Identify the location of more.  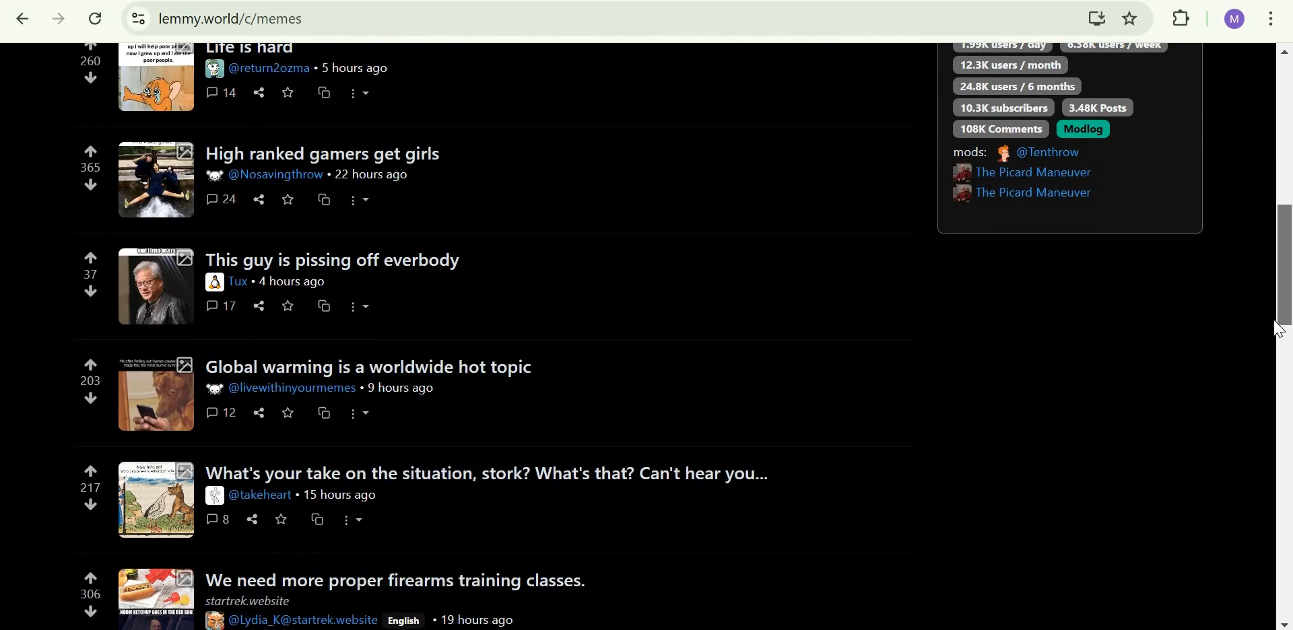
(358, 200).